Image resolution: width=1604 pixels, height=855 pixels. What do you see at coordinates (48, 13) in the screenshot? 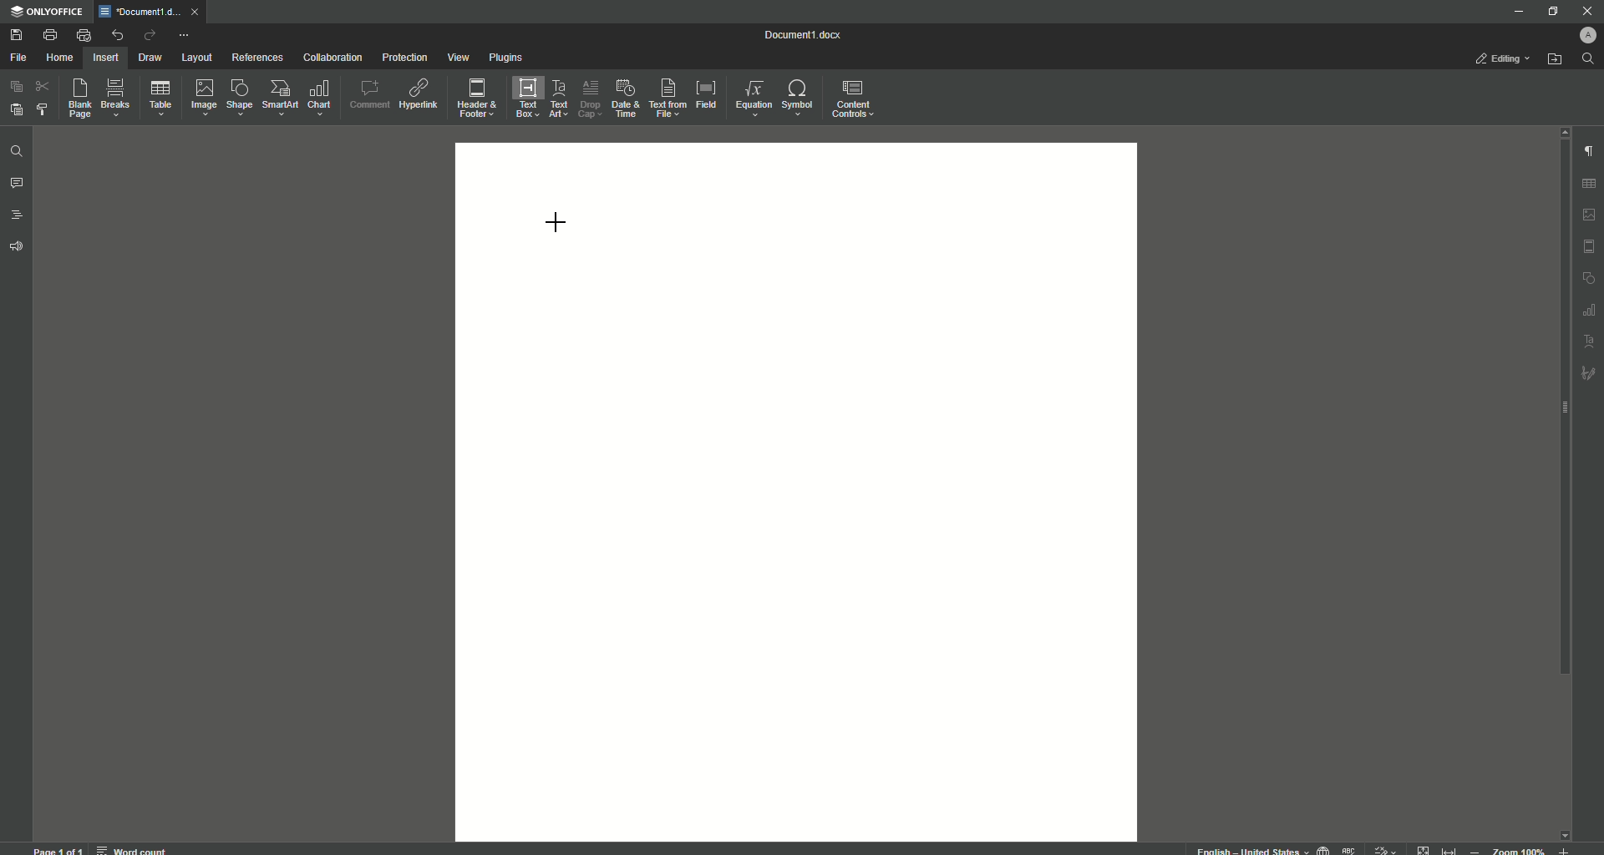
I see `ONLYOFFICE` at bounding box center [48, 13].